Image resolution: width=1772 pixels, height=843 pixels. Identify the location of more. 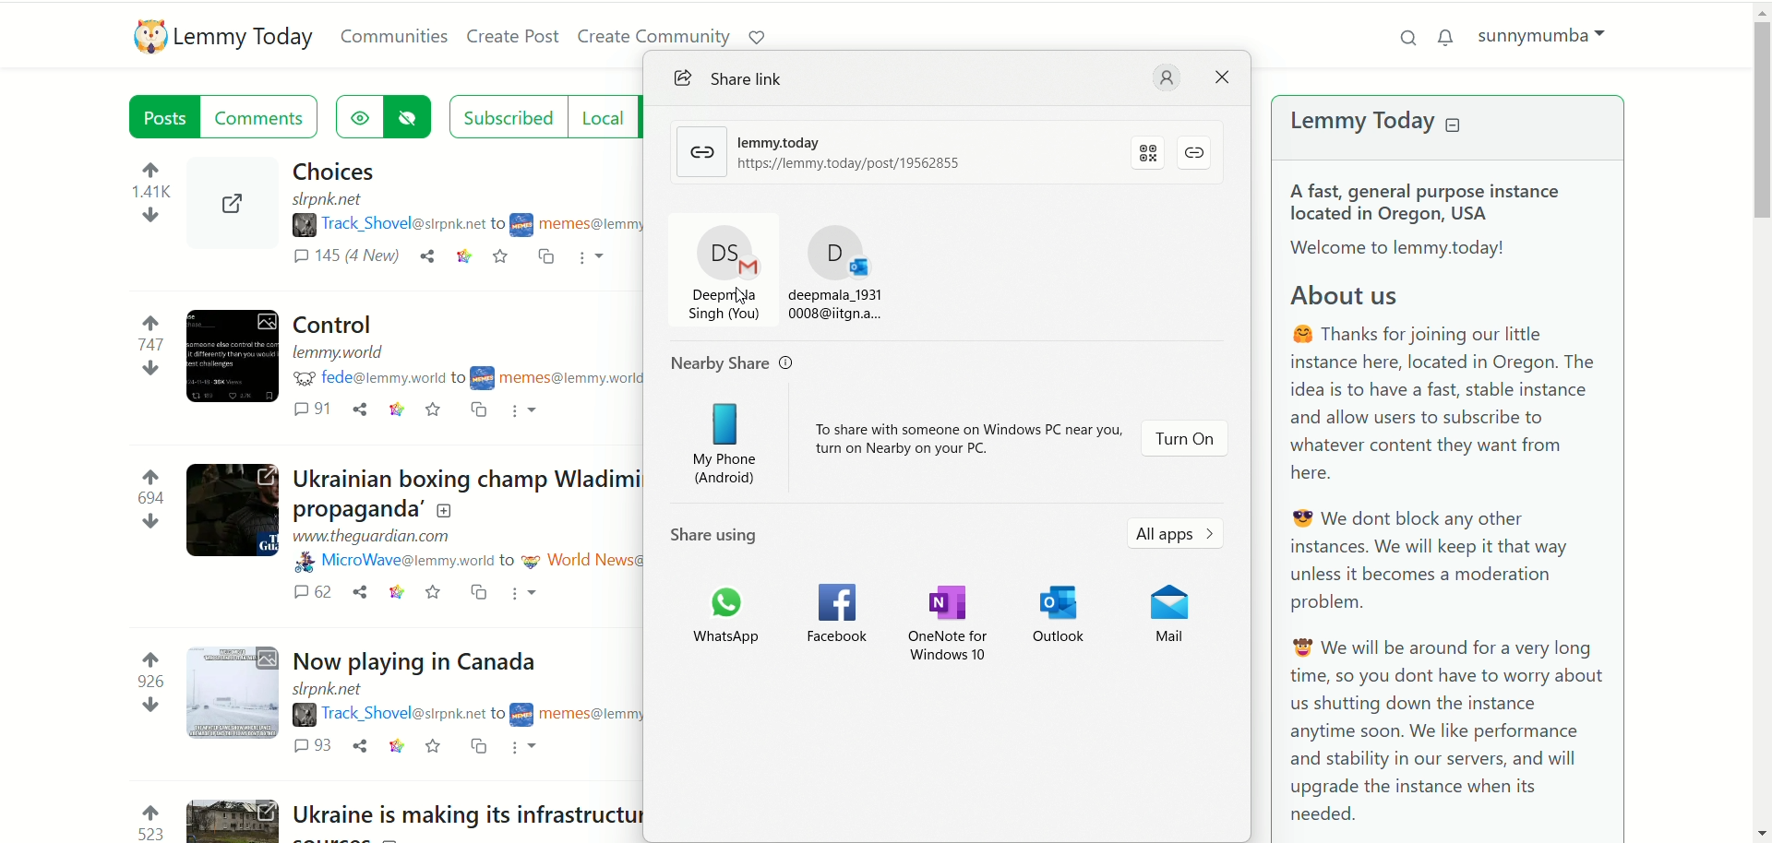
(522, 748).